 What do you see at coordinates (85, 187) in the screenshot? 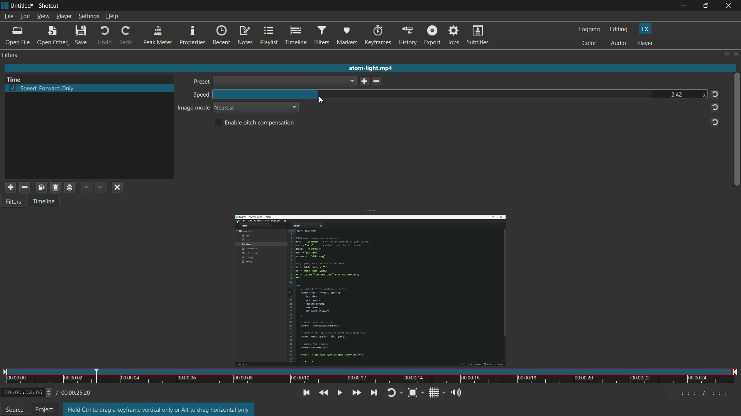
I see `move filter up` at bounding box center [85, 187].